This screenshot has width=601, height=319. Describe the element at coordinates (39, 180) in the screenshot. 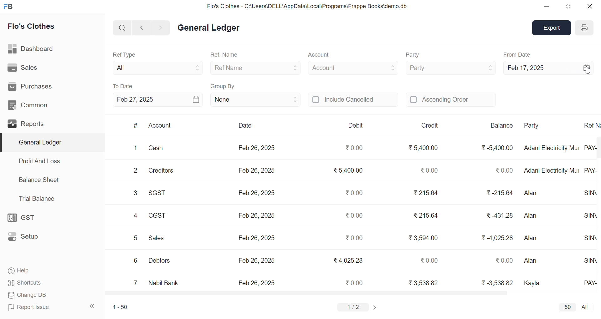

I see `Balance Sheet` at that location.